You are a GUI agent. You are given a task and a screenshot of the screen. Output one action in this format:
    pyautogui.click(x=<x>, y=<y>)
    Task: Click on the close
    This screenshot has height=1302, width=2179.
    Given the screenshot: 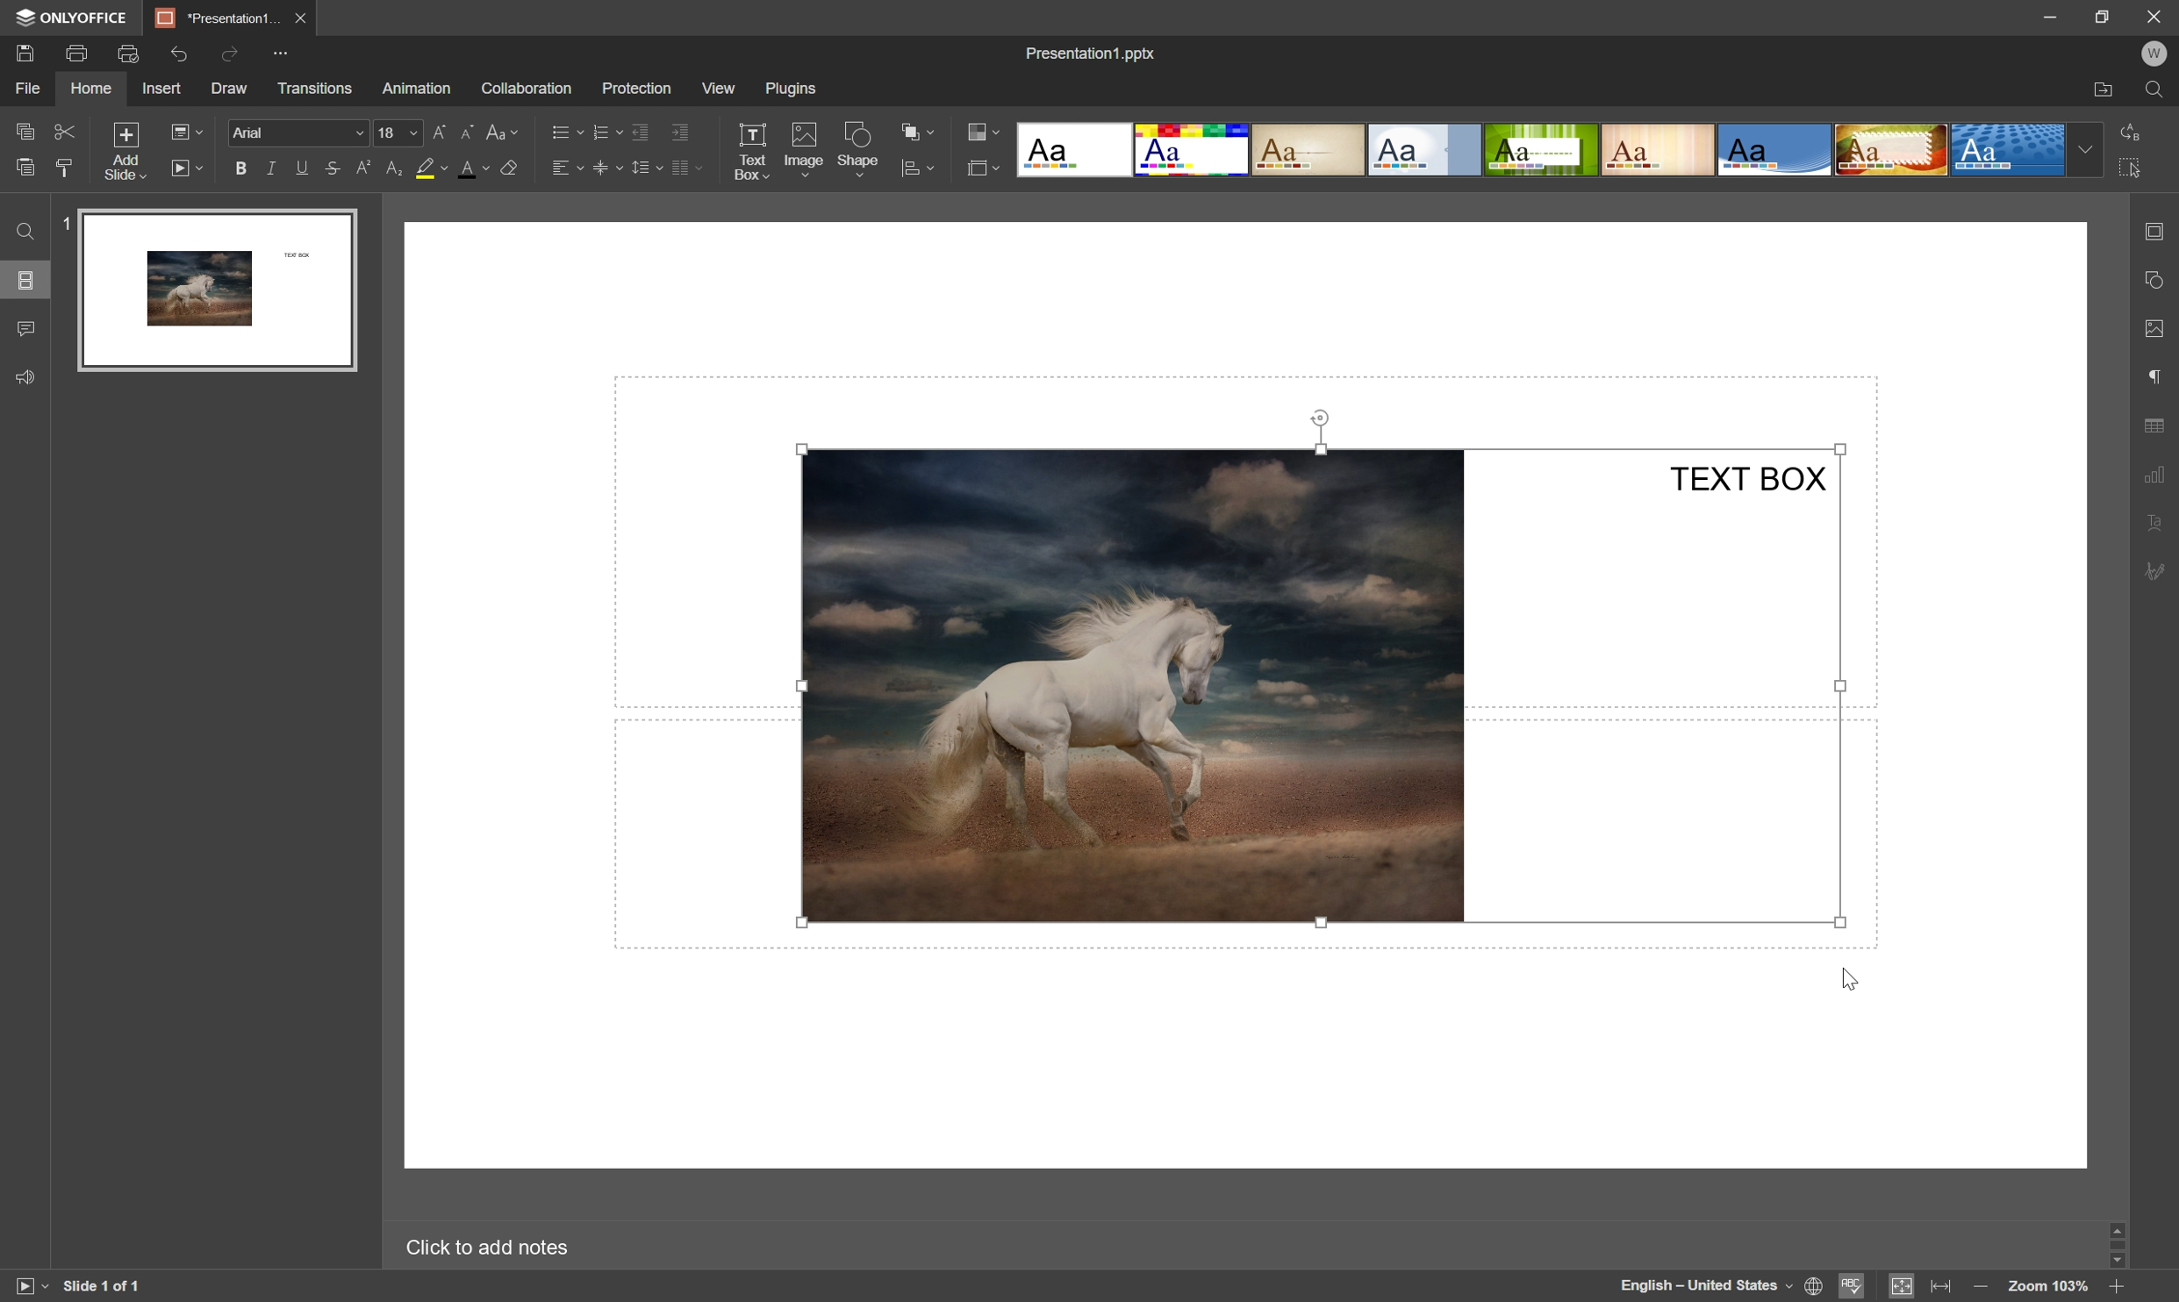 What is the action you would take?
    pyautogui.click(x=303, y=18)
    